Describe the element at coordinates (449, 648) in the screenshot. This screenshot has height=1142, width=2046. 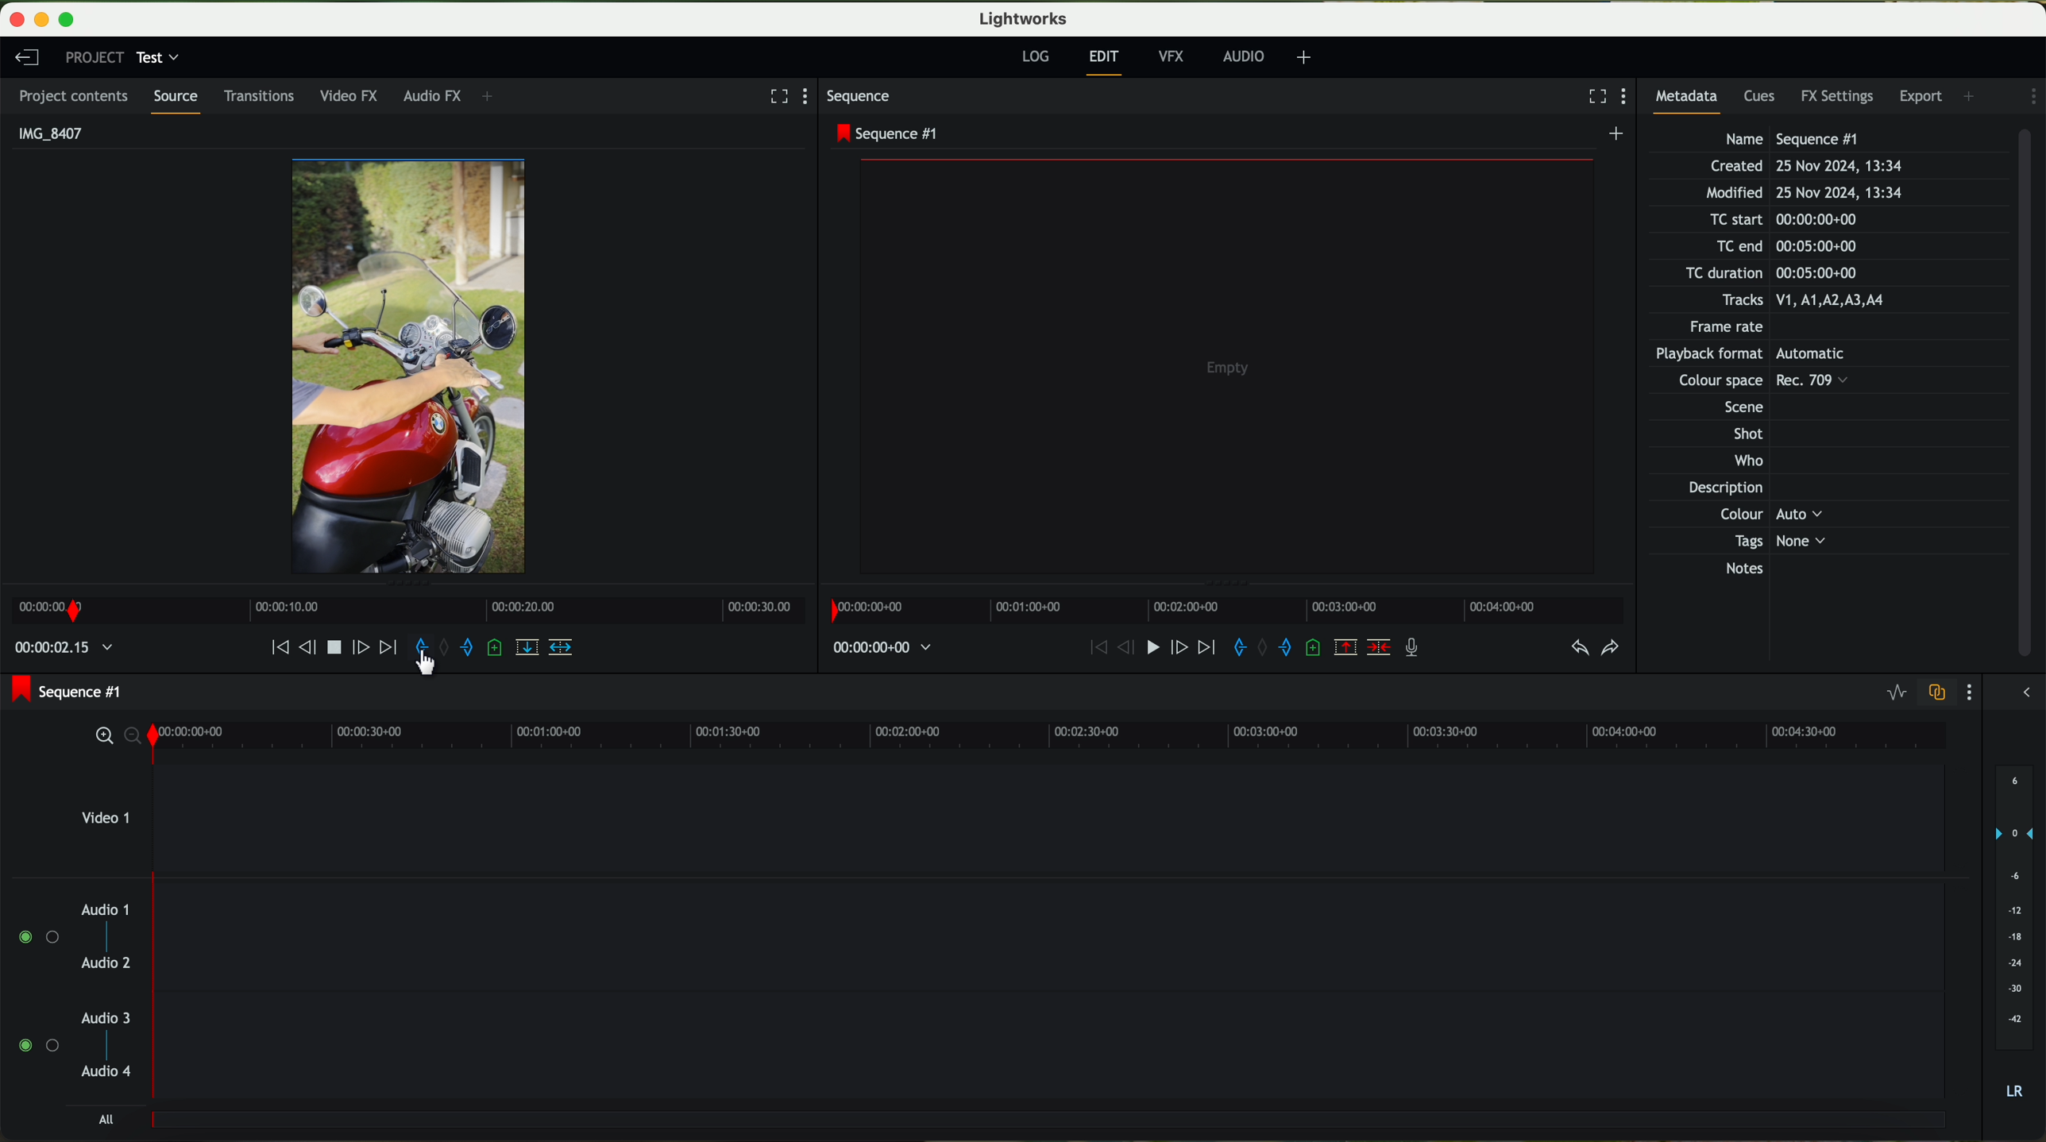
I see `clear marks` at that location.